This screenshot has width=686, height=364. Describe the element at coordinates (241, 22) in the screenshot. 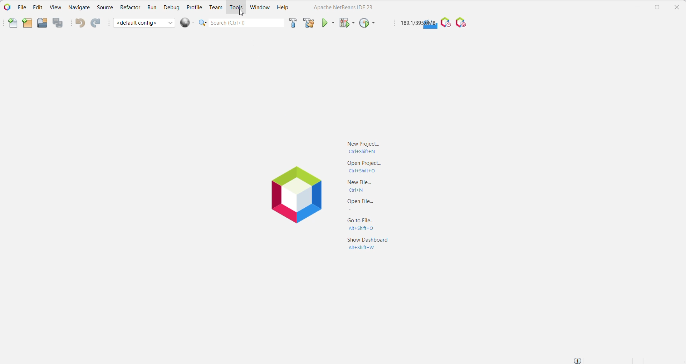

I see `Quick Search Bar` at that location.